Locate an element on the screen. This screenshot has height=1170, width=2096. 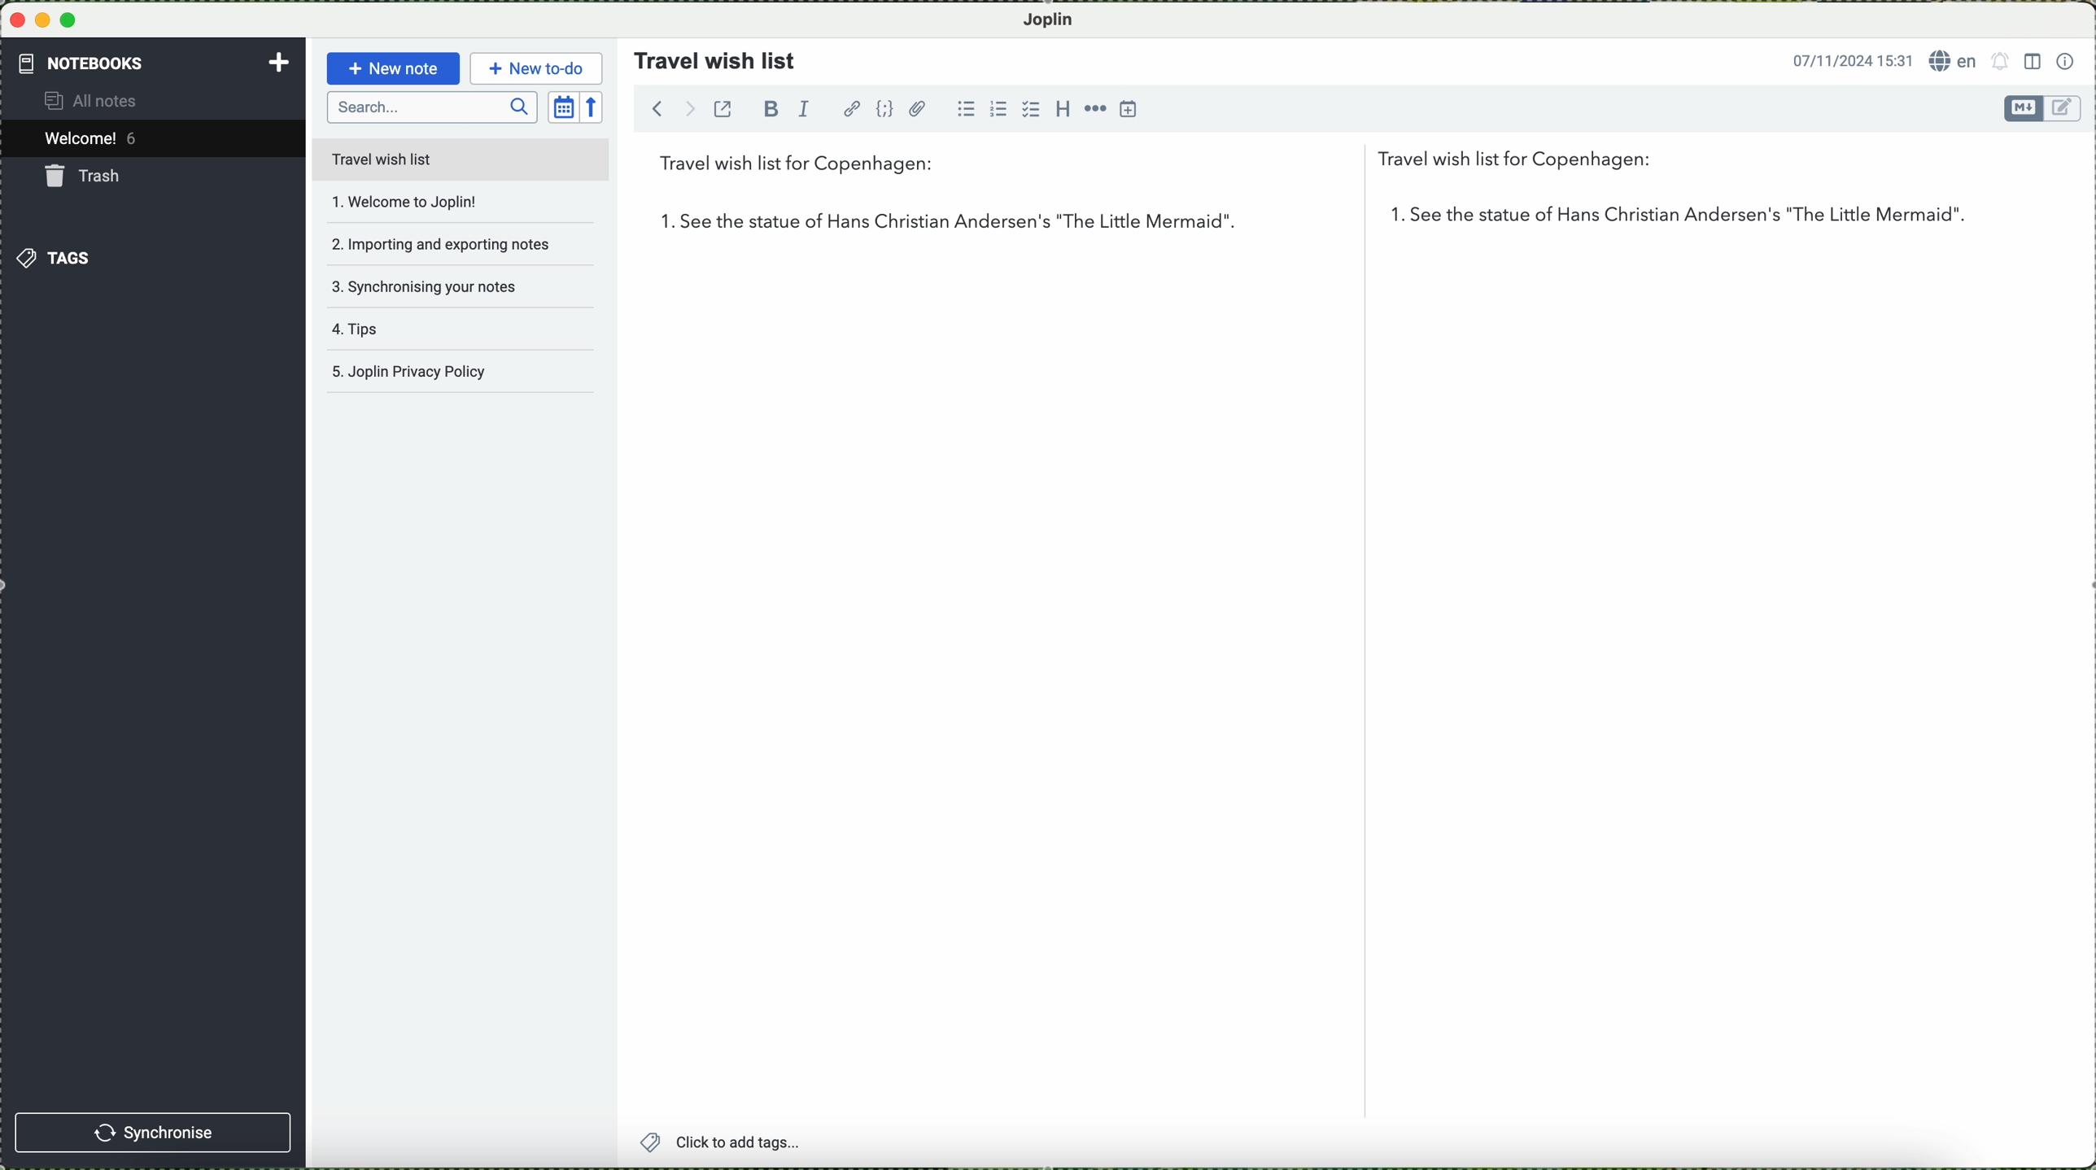
click to add tags is located at coordinates (762, 1143).